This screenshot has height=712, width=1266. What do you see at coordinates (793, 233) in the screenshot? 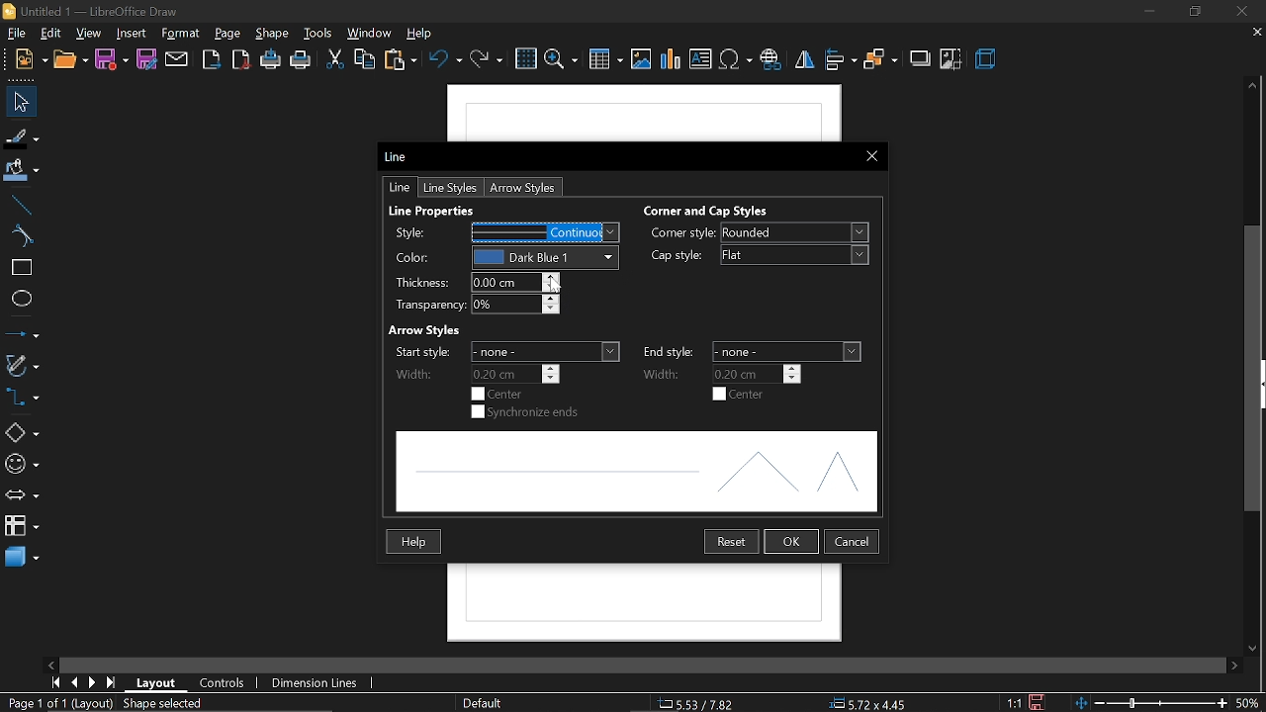
I see `corner style` at bounding box center [793, 233].